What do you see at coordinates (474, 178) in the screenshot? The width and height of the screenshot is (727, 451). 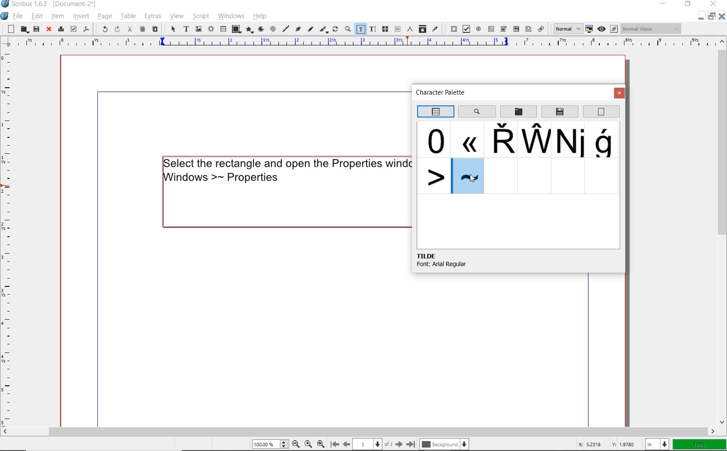 I see `Cursor` at bounding box center [474, 178].